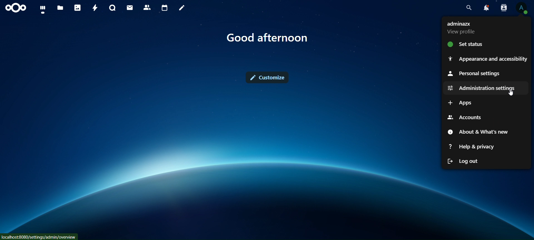 This screenshot has width=534, height=240. Describe the element at coordinates (96, 8) in the screenshot. I see `activity` at that location.